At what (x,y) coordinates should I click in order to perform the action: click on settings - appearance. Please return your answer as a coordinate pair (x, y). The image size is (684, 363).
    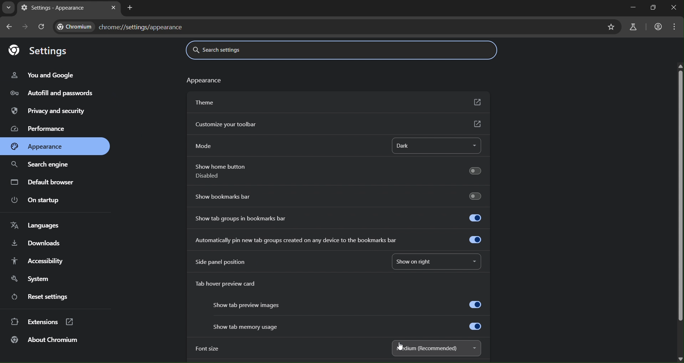
    Looking at the image, I should click on (54, 8).